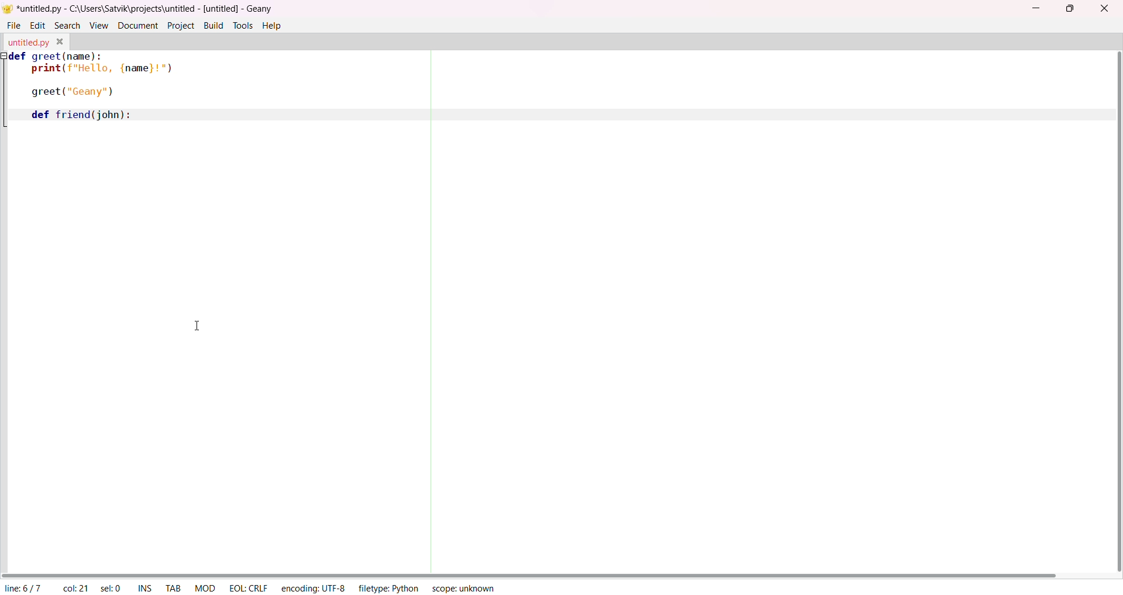 The height and width of the screenshot is (595, 1123). Describe the element at coordinates (194, 323) in the screenshot. I see `cursor` at that location.